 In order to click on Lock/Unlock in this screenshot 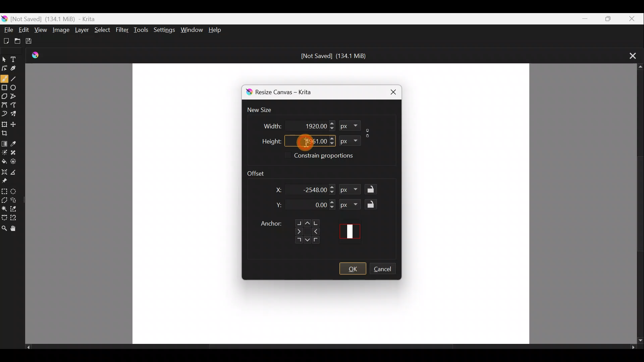, I will do `click(373, 204)`.